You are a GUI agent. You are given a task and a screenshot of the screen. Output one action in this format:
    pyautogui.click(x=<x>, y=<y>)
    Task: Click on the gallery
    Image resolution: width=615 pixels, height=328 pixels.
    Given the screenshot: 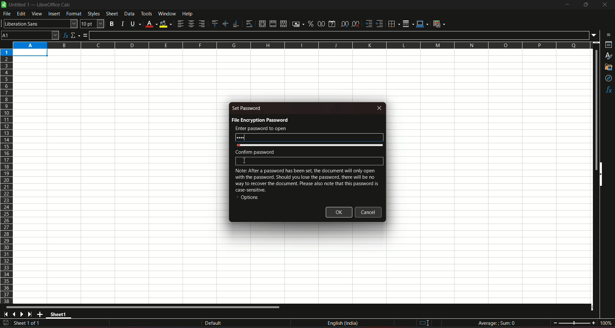 What is the action you would take?
    pyautogui.click(x=609, y=69)
    